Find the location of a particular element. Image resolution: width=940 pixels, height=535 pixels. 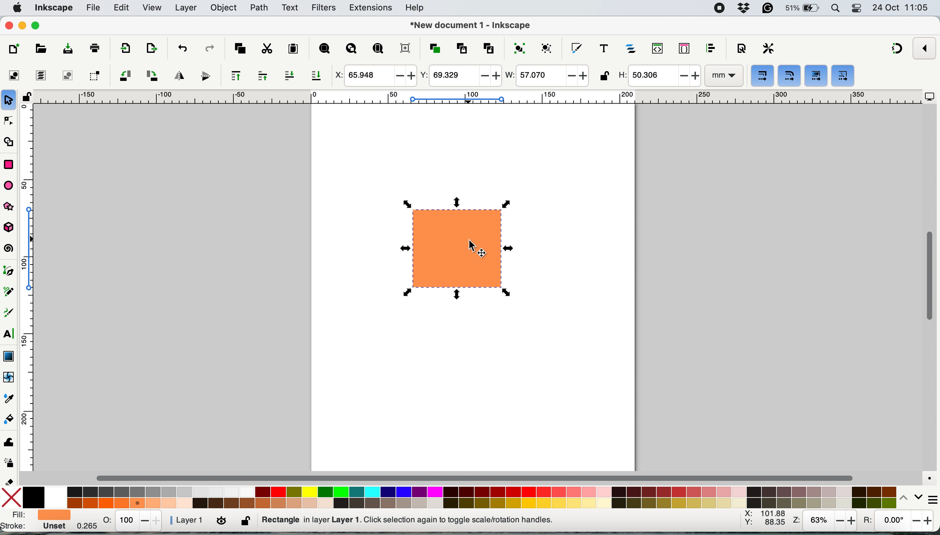

save is located at coordinates (62, 49).